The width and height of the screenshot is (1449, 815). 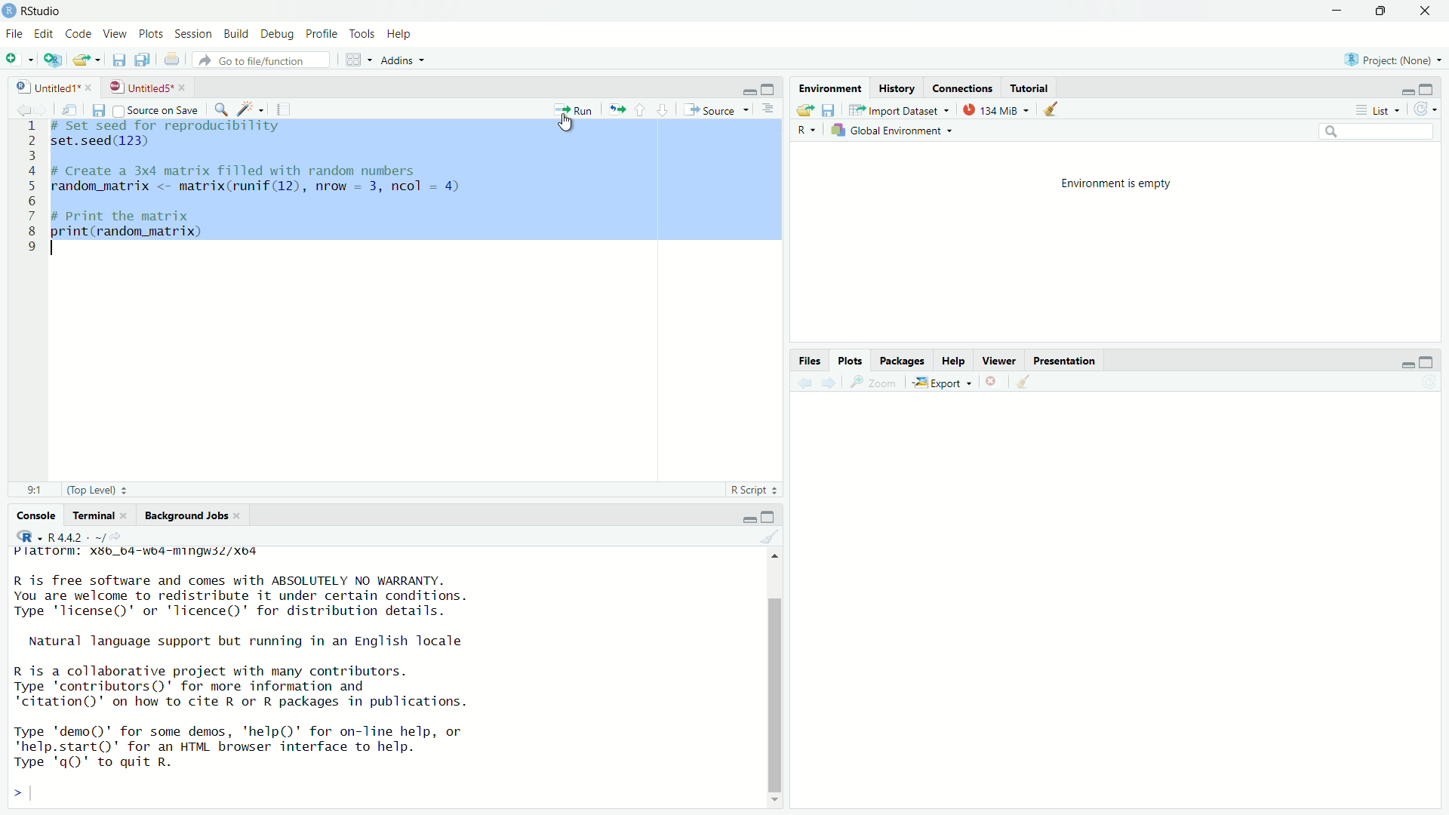 I want to click on Help, so click(x=955, y=359).